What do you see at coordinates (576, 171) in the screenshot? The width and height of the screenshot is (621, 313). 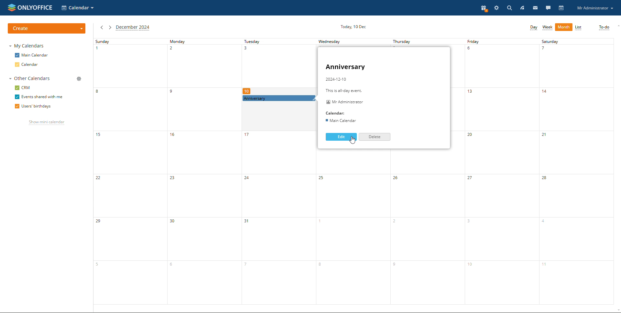 I see `saturday` at bounding box center [576, 171].